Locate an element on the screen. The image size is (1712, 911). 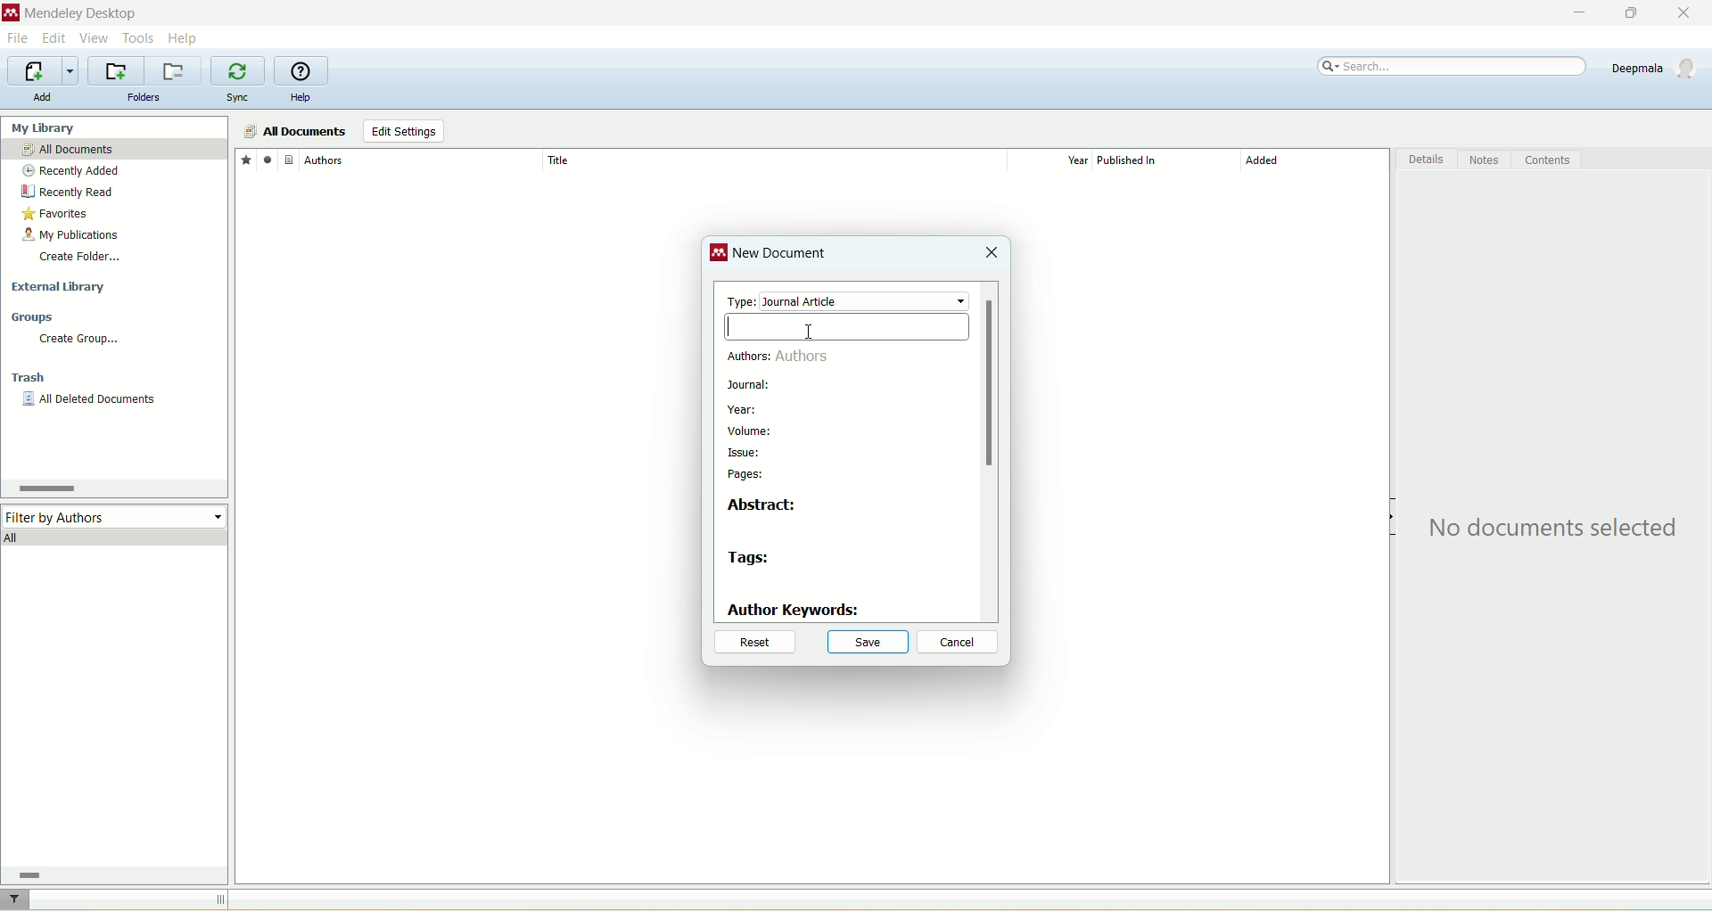
close is located at coordinates (1691, 13).